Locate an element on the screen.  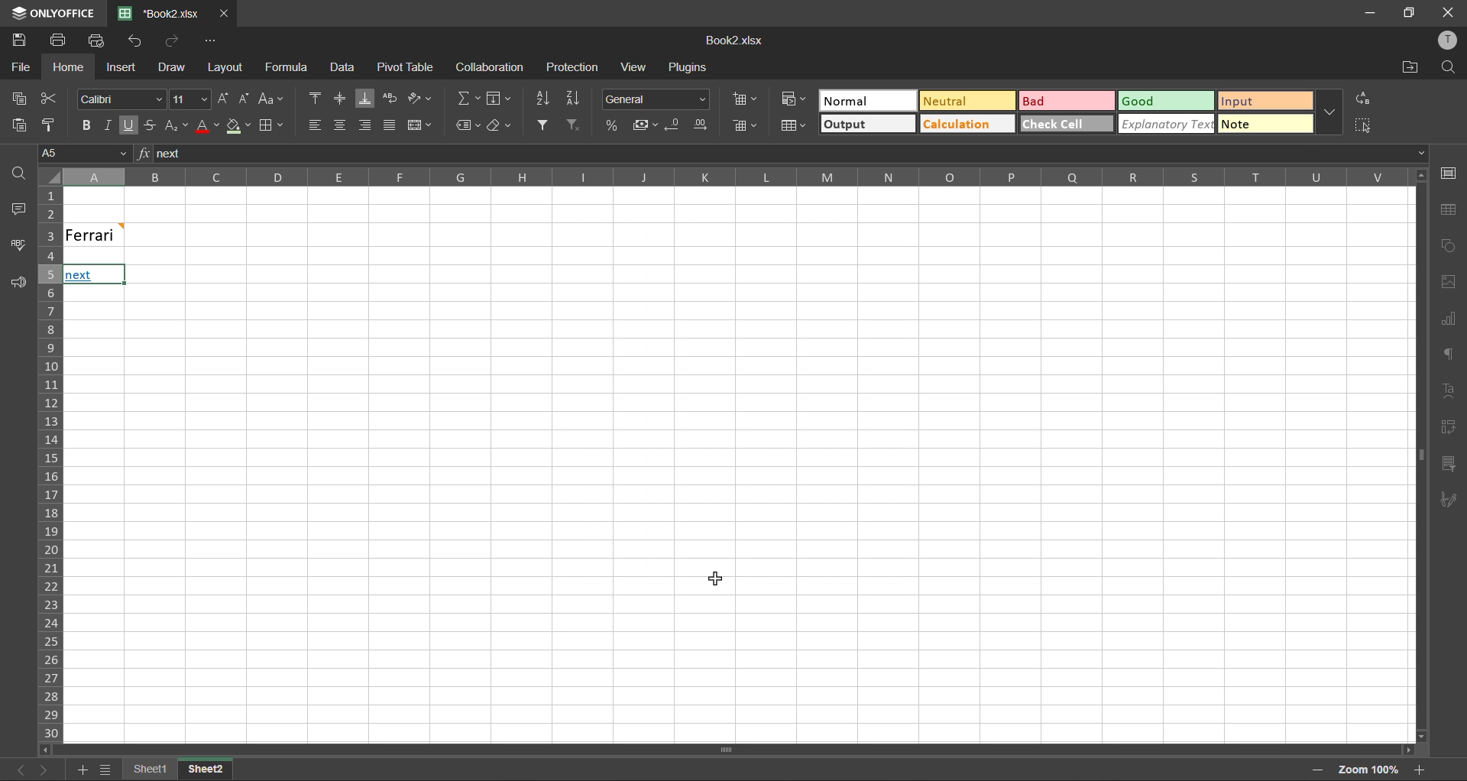
align top is located at coordinates (317, 99).